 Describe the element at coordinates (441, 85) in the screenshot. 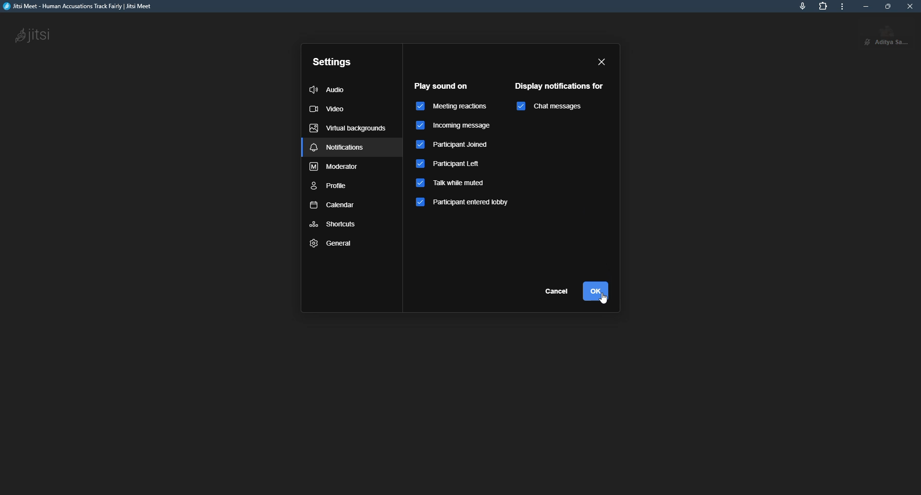

I see `play sound on` at that location.